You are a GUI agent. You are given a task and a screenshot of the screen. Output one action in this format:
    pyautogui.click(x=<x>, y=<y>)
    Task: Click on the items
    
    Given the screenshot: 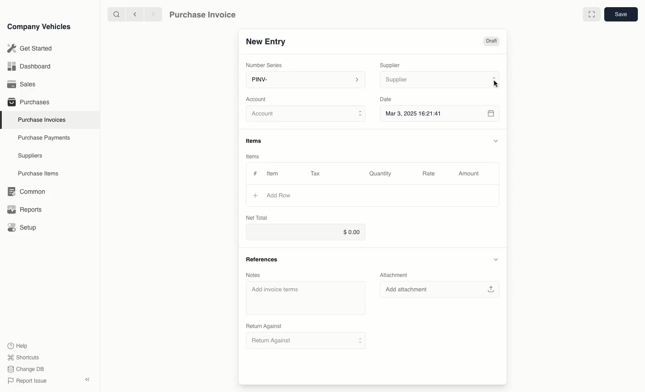 What is the action you would take?
    pyautogui.click(x=254, y=156)
    